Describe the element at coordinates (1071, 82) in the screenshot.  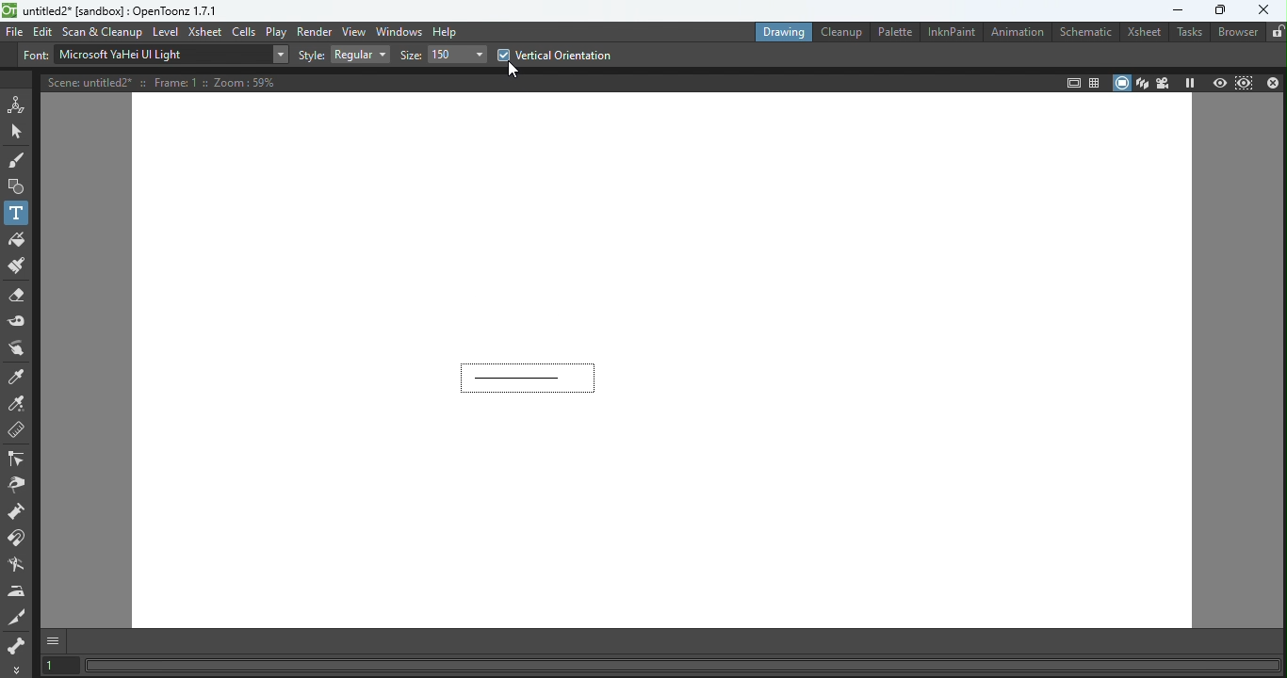
I see `Safe area` at that location.